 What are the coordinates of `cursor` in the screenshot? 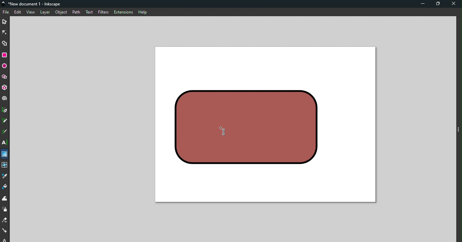 It's located at (223, 132).